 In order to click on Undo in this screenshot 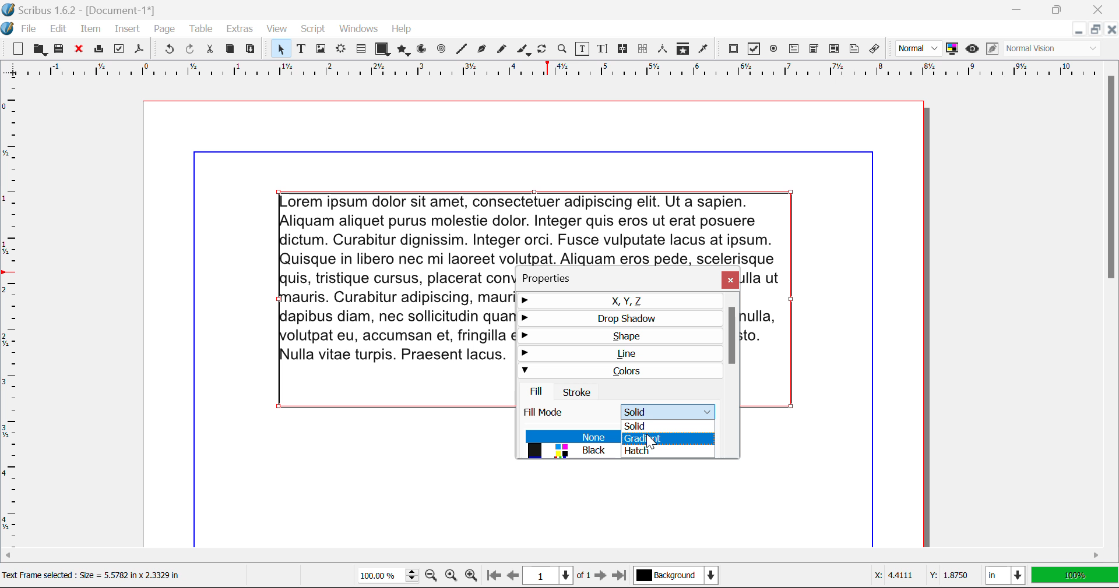, I will do `click(169, 51)`.